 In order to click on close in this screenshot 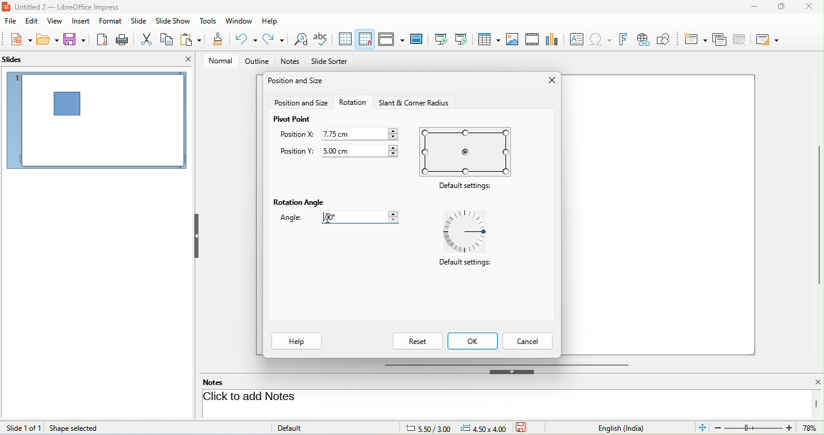, I will do `click(808, 7)`.